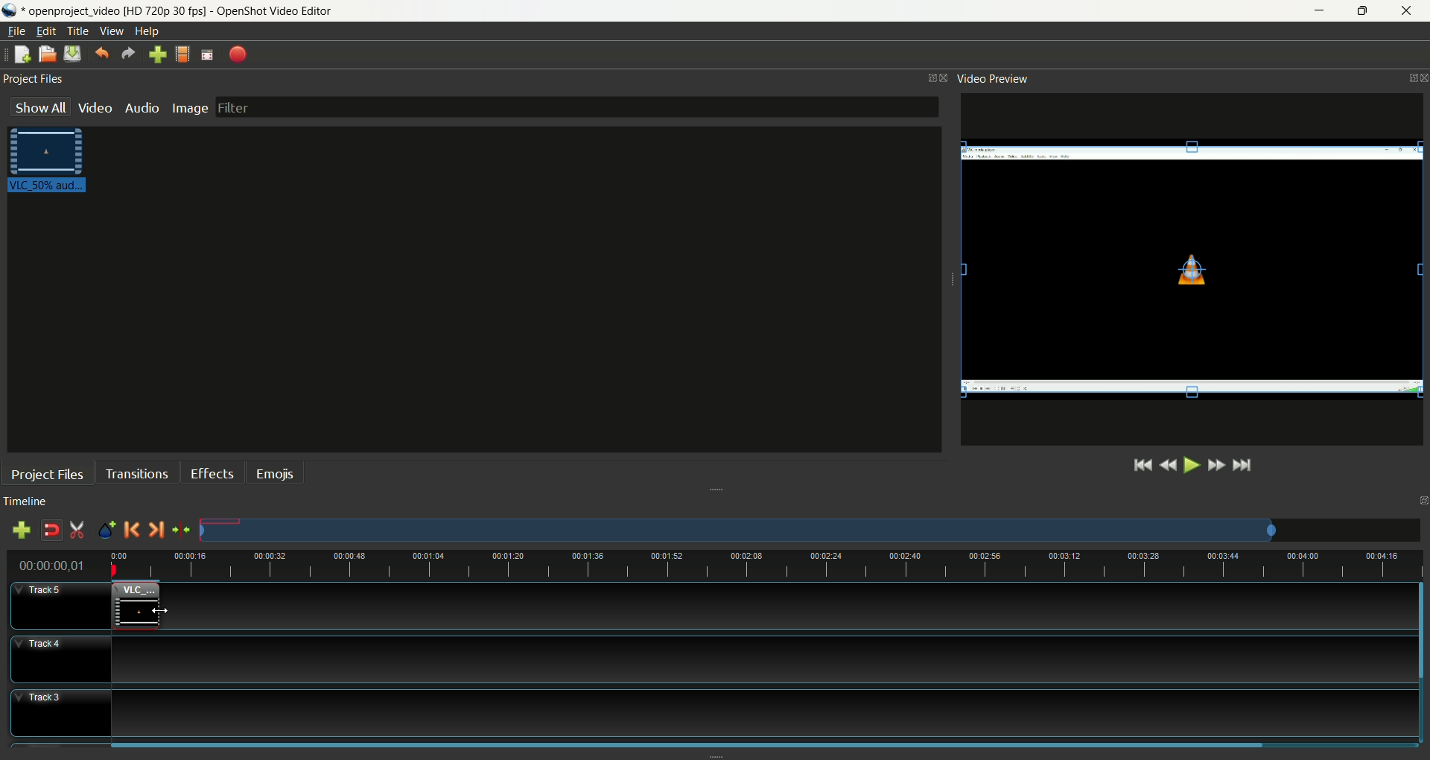 The image size is (1430, 760). I want to click on close, so click(1409, 12).